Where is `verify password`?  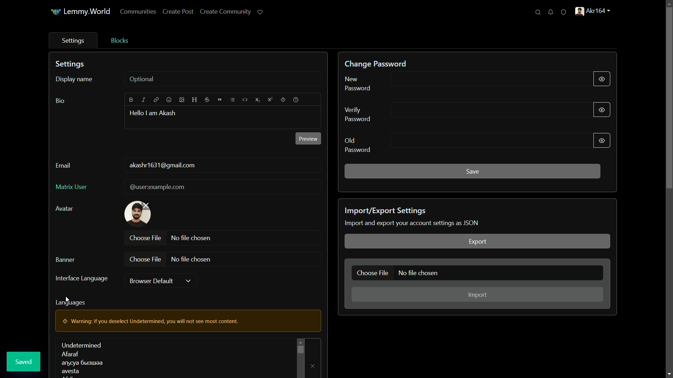 verify password is located at coordinates (358, 114).